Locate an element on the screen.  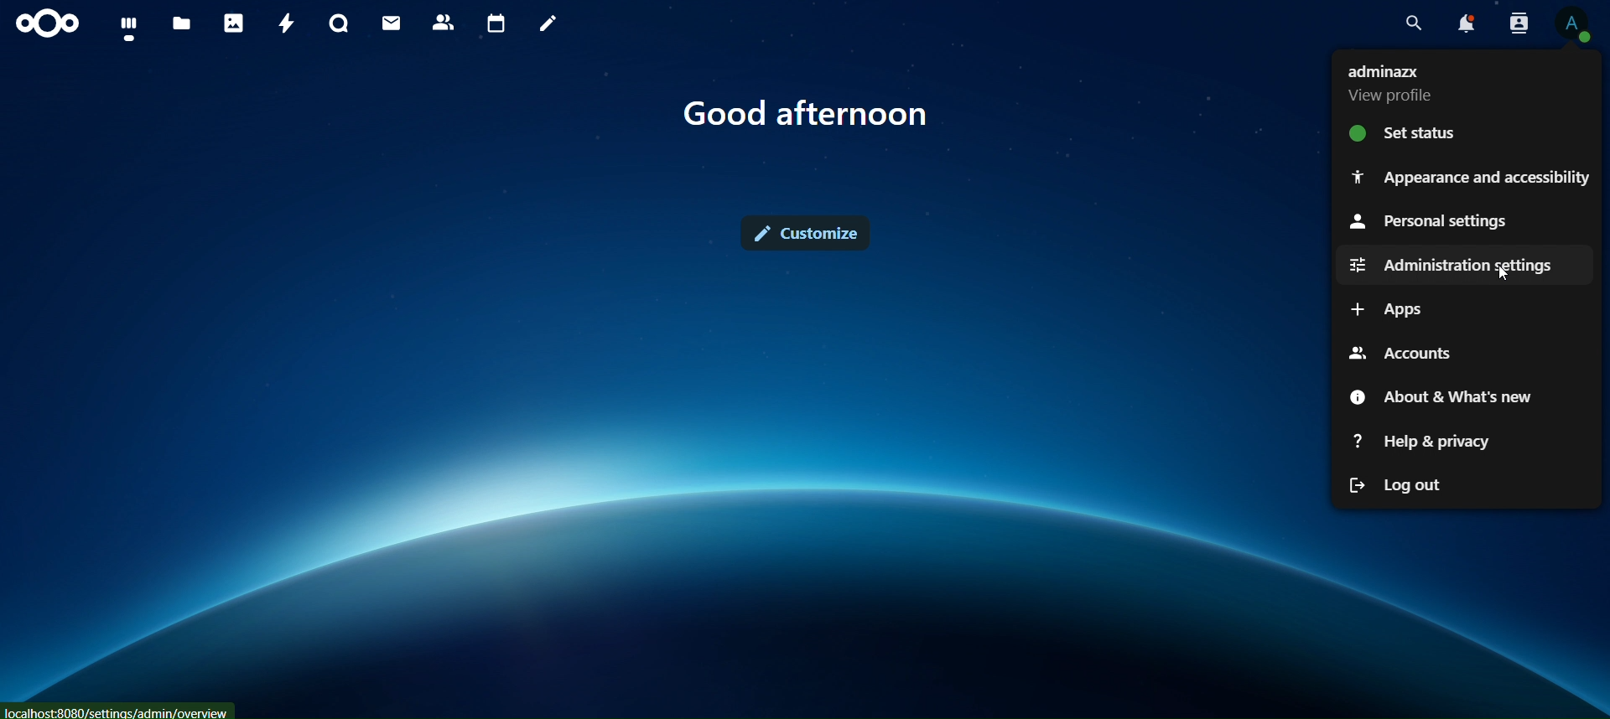
search is located at coordinates (1412, 23).